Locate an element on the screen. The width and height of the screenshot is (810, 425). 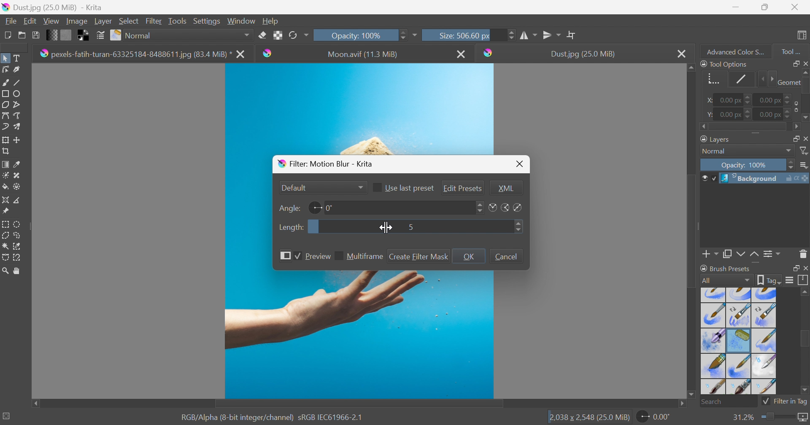
Tool... is located at coordinates (795, 50).